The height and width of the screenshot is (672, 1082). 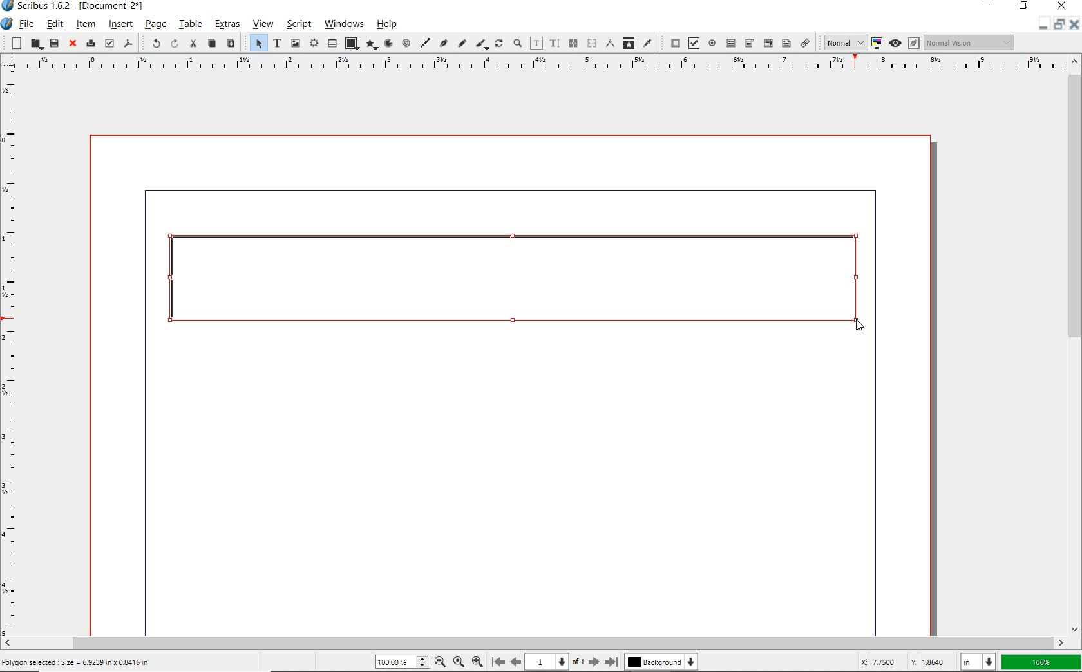 I want to click on move to previous, so click(x=515, y=660).